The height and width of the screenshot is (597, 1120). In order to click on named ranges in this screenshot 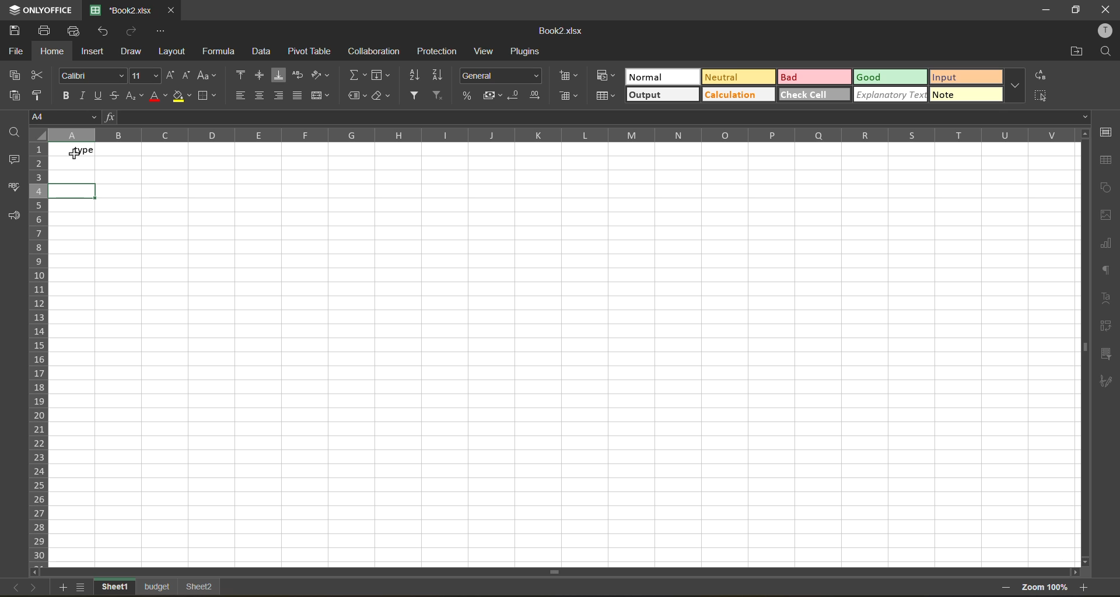, I will do `click(355, 96)`.